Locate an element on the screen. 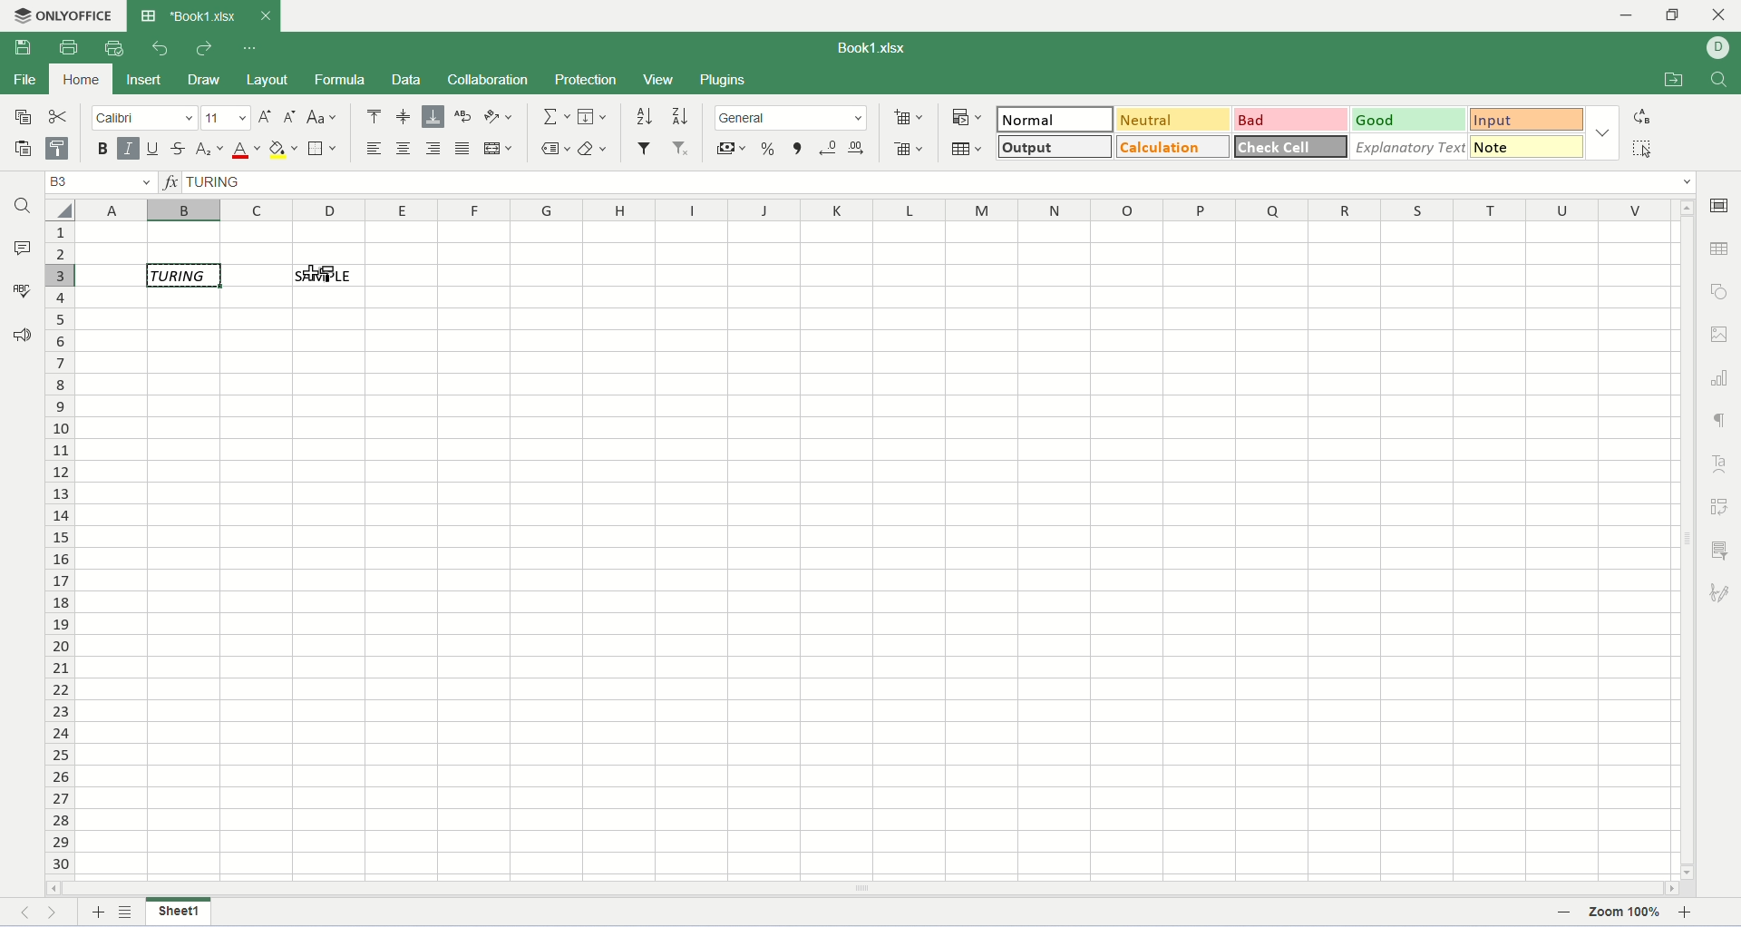 This screenshot has width=1741, height=927. align left is located at coordinates (377, 148).